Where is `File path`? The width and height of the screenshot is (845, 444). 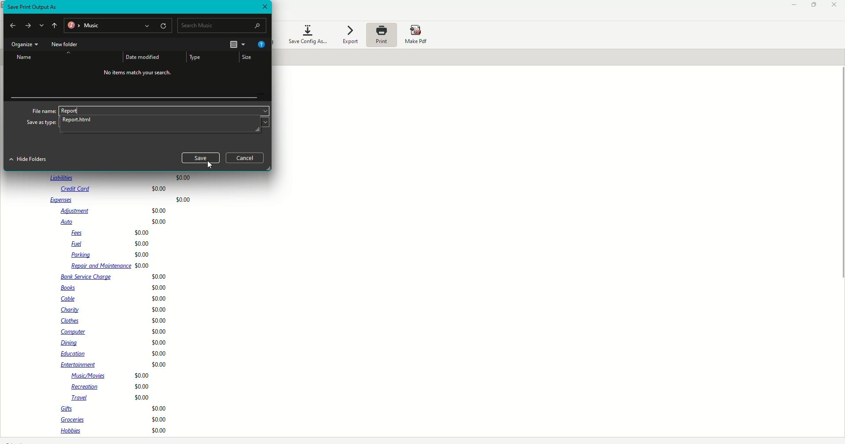 File path is located at coordinates (118, 26).